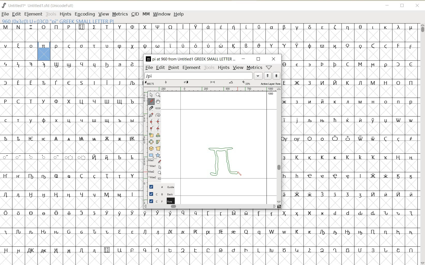 The height and width of the screenshot is (265, 425). What do you see at coordinates (272, 76) in the screenshot?
I see `show previous/next word list` at bounding box center [272, 76].